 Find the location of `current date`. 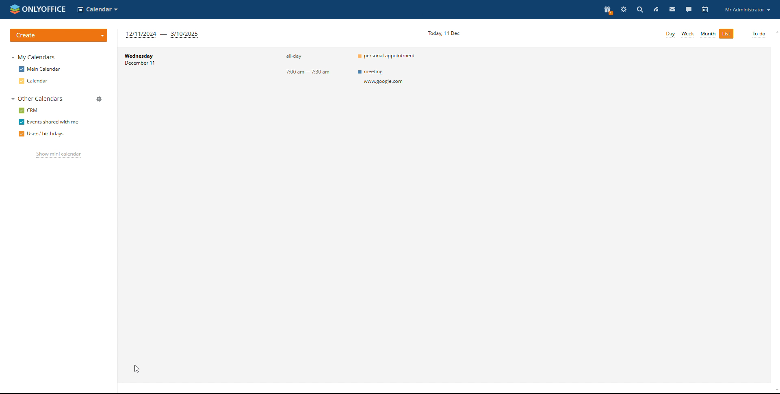

current date is located at coordinates (442, 32).